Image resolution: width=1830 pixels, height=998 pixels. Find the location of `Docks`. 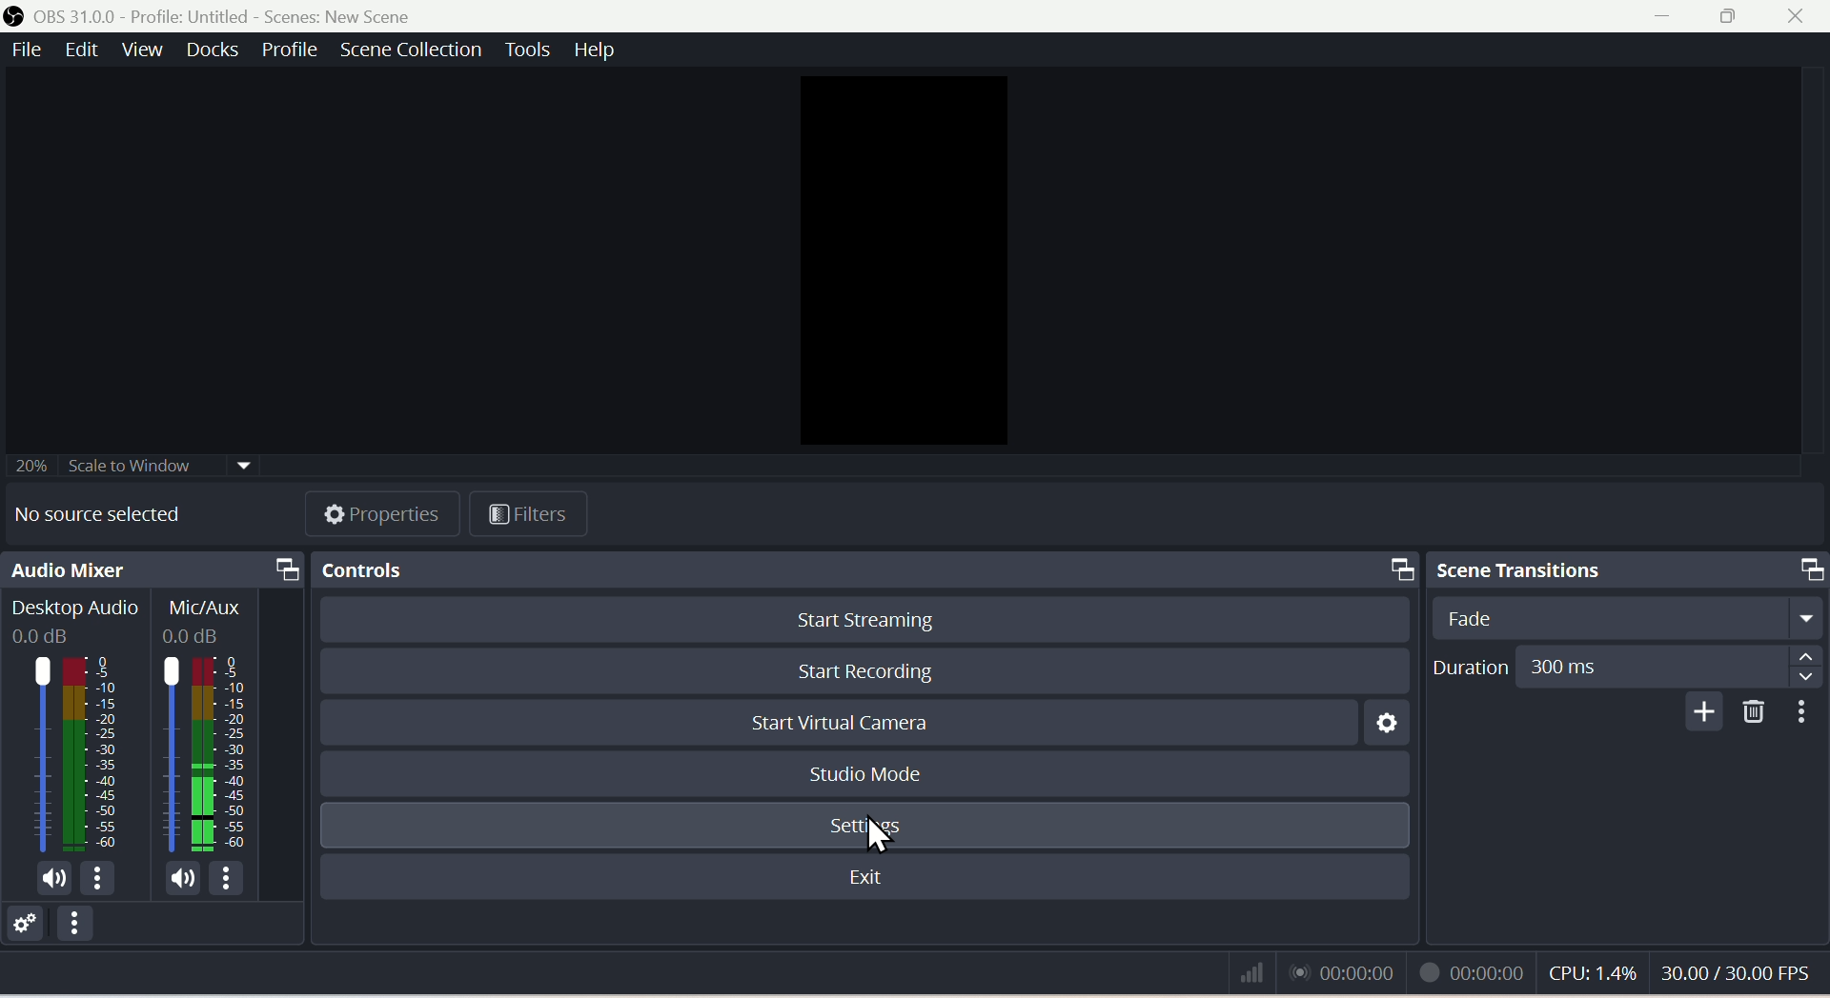

Docks is located at coordinates (216, 49).